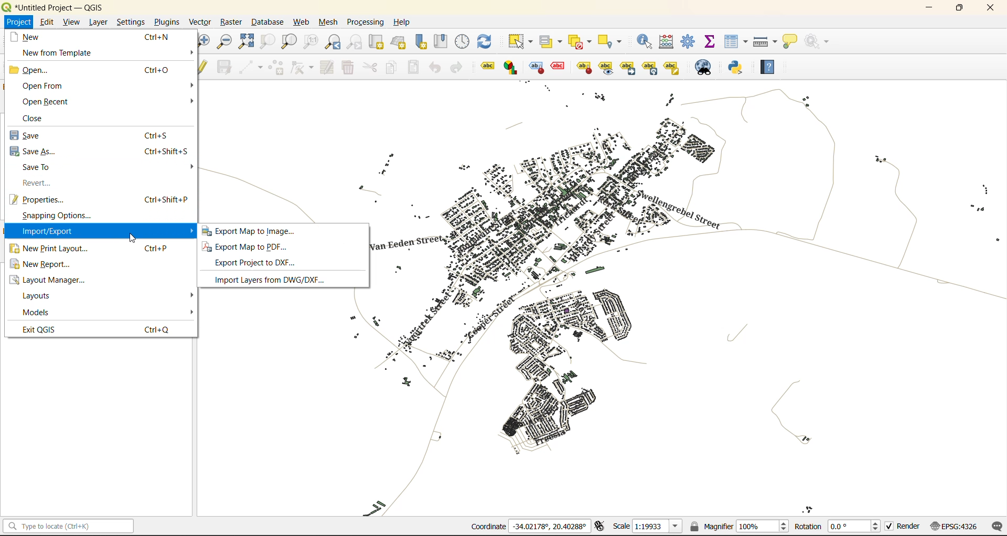 This screenshot has width=1007, height=536. I want to click on import/export, so click(47, 232).